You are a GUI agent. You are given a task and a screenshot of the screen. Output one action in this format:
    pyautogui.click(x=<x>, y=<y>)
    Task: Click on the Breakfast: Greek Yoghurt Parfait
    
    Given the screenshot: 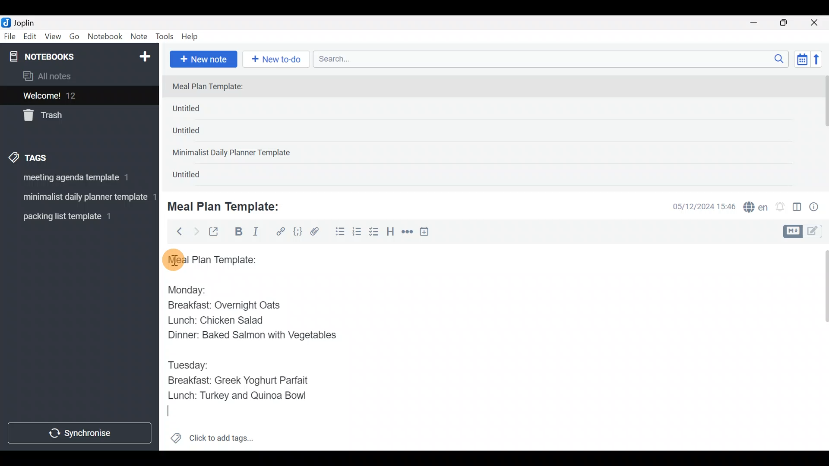 What is the action you would take?
    pyautogui.click(x=240, y=381)
    